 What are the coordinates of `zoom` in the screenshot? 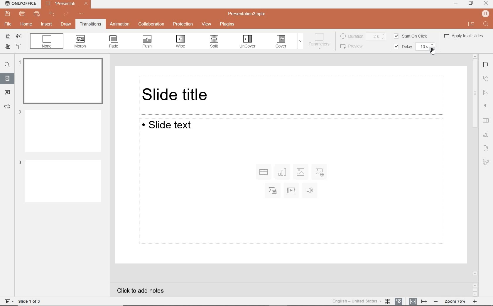 It's located at (455, 301).